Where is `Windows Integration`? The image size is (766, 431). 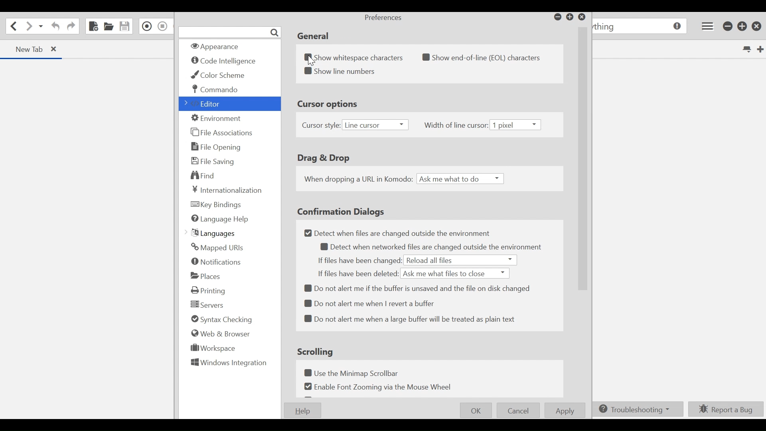 Windows Integration is located at coordinates (229, 363).